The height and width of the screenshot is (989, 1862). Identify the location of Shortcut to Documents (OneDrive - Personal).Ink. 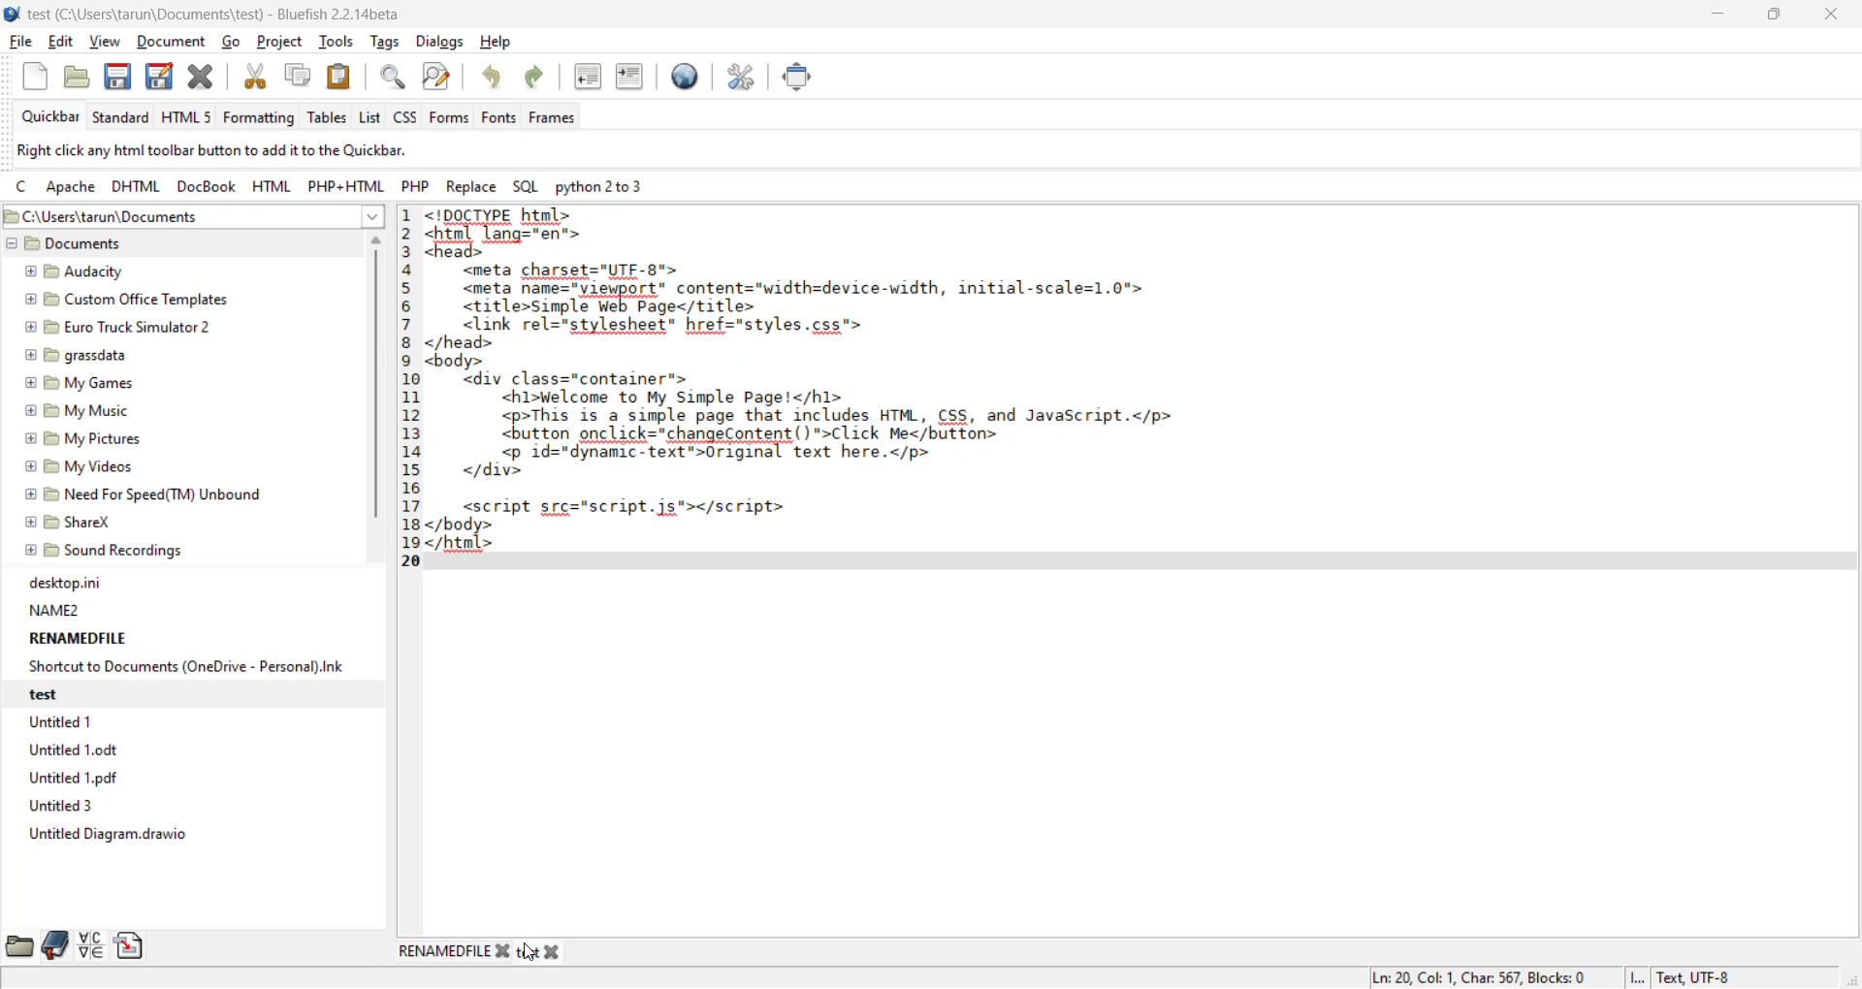
(187, 665).